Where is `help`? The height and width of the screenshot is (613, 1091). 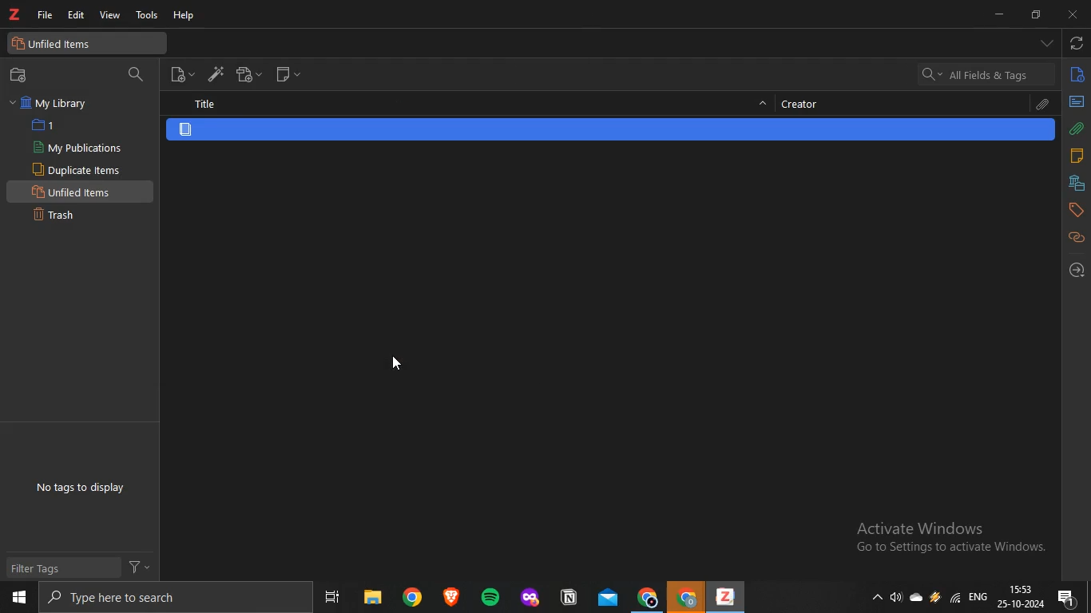
help is located at coordinates (186, 16).